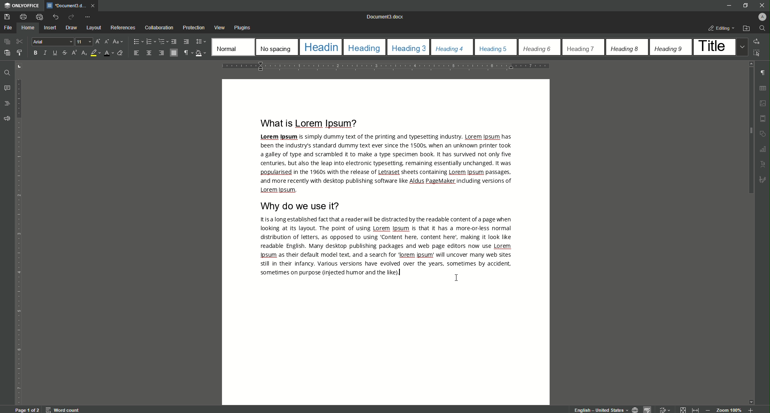 The image size is (770, 413). What do you see at coordinates (389, 249) in the screenshot?
I see `Text` at bounding box center [389, 249].